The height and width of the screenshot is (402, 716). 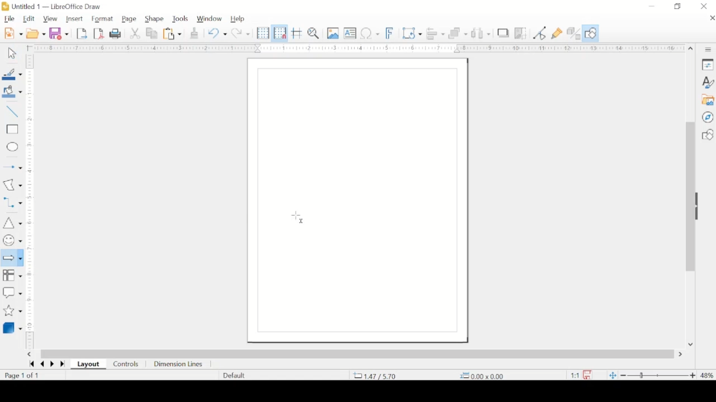 I want to click on open, so click(x=36, y=33).